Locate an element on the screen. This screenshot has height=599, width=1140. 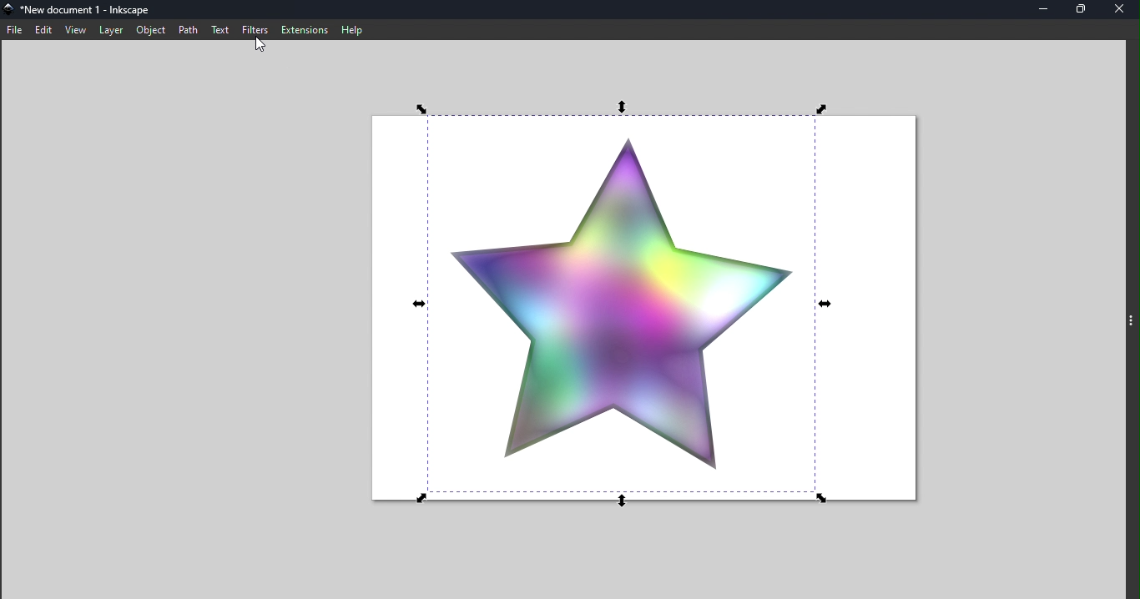
view is located at coordinates (74, 29).